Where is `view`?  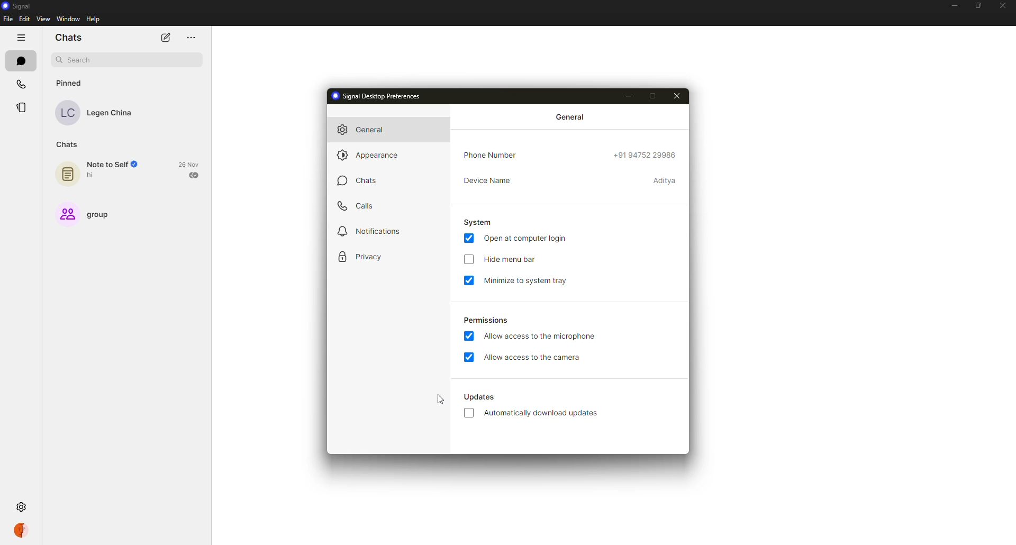 view is located at coordinates (44, 19).